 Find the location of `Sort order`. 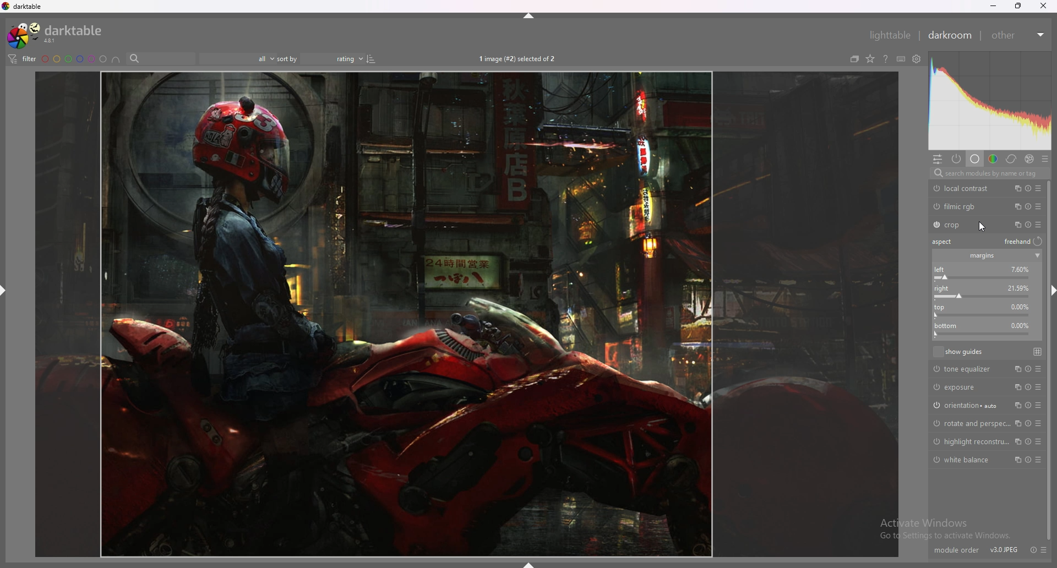

Sort order is located at coordinates (339, 58).